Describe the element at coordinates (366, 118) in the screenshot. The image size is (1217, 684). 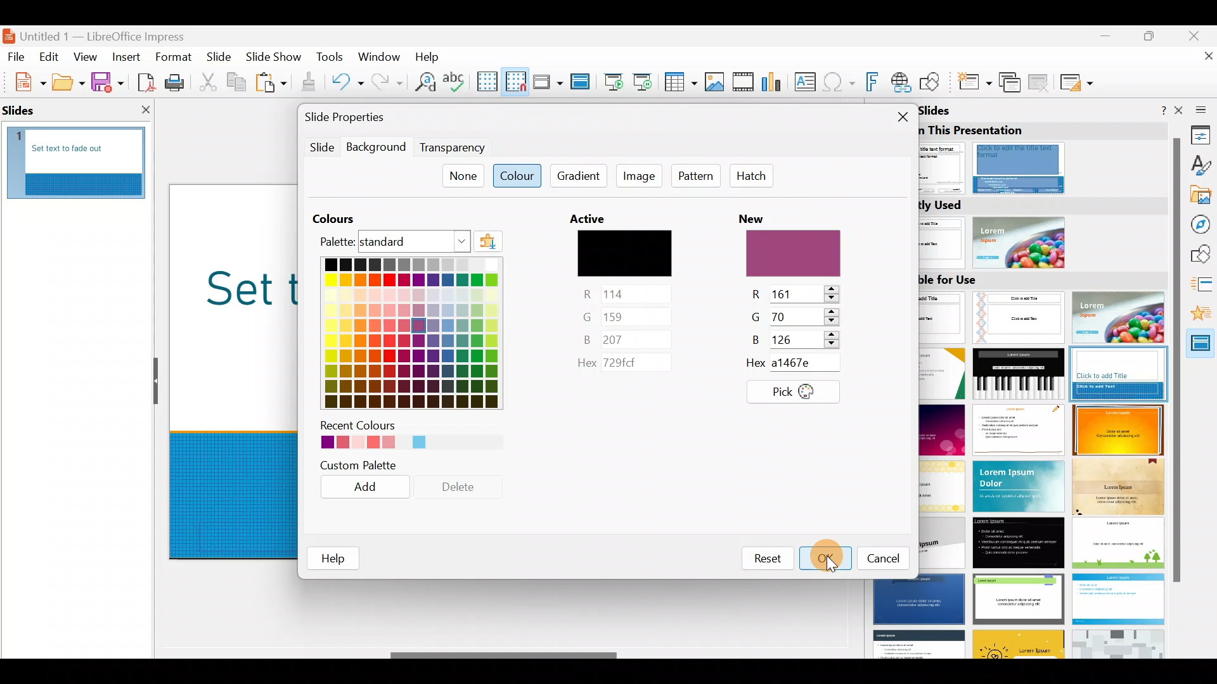
I see `Slide properties` at that location.